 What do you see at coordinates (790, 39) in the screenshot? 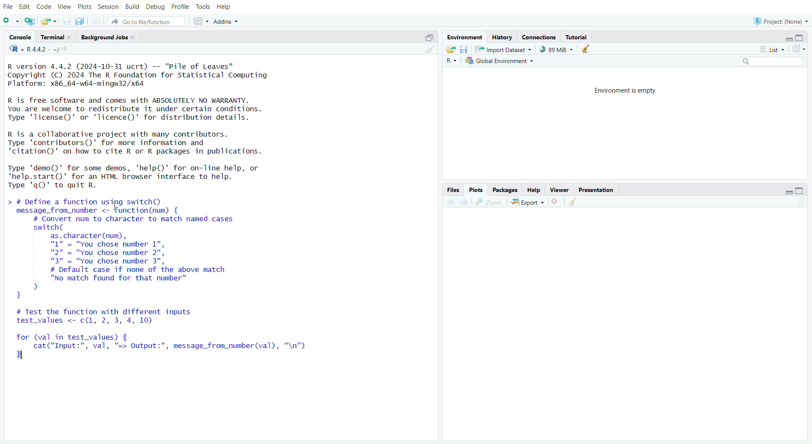
I see `Minimize` at bounding box center [790, 39].